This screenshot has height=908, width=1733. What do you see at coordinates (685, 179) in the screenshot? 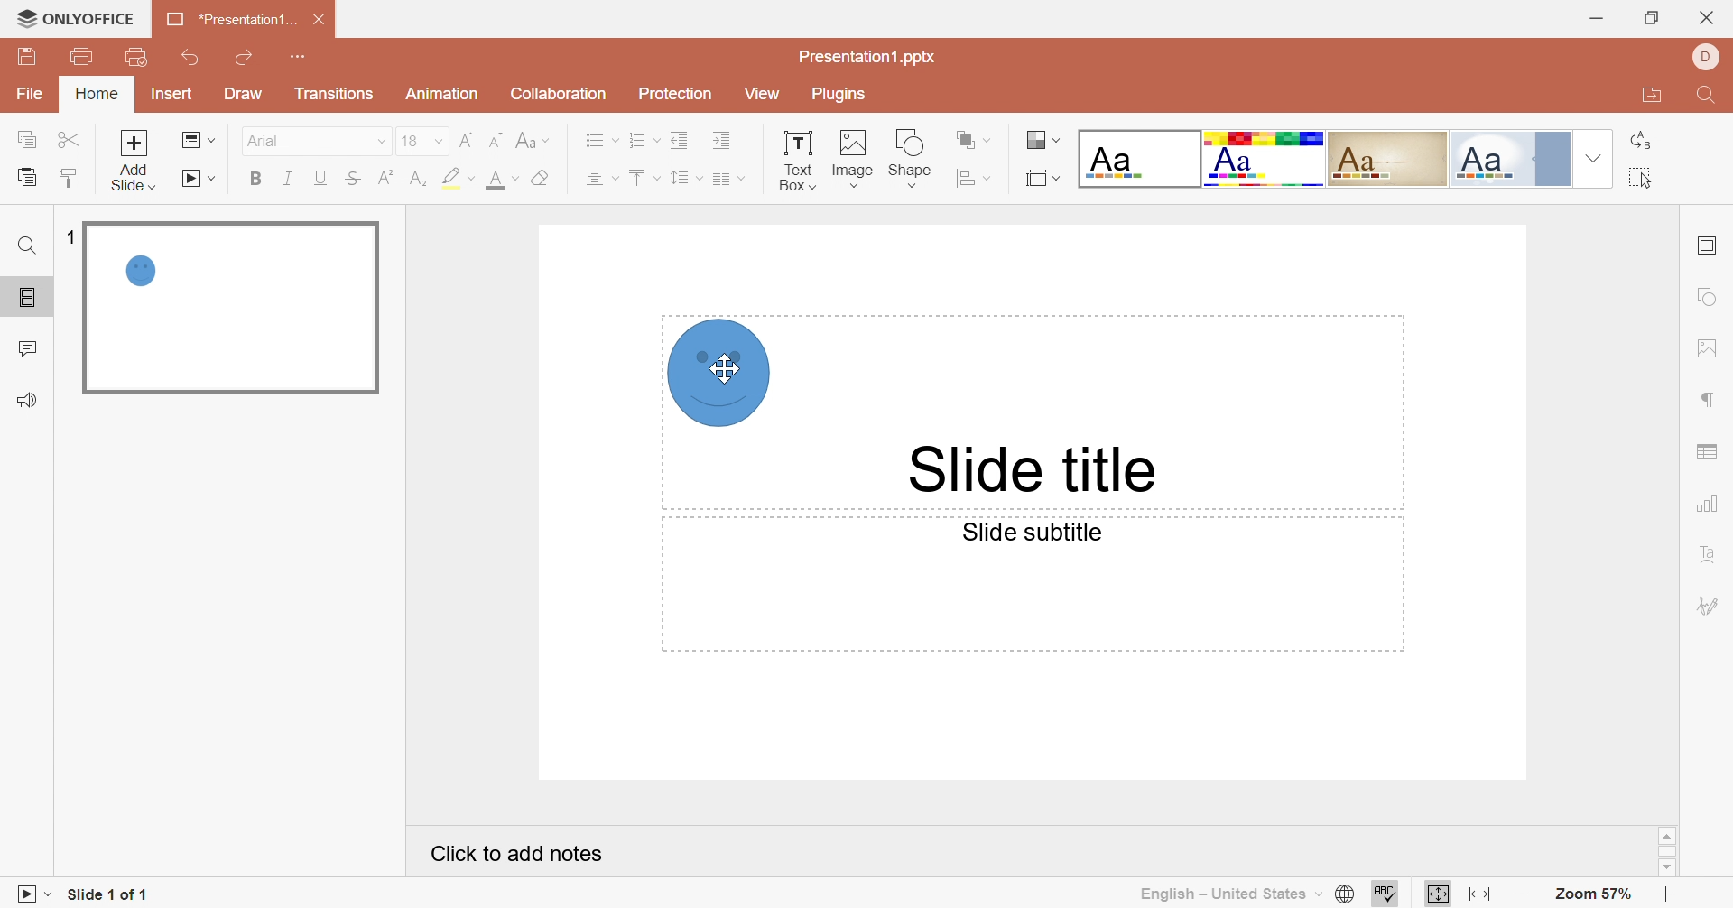
I see `Line spacing` at bounding box center [685, 179].